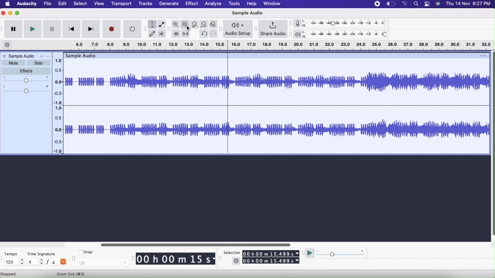  What do you see at coordinates (26, 80) in the screenshot?
I see `Gain Slider` at bounding box center [26, 80].